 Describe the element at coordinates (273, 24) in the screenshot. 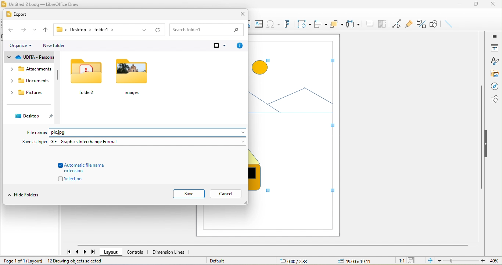

I see `special characters` at that location.